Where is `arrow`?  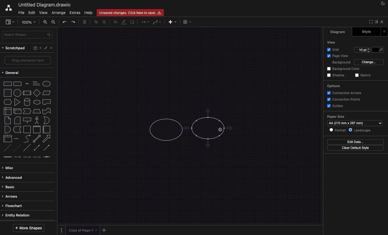
arrow is located at coordinates (47, 139).